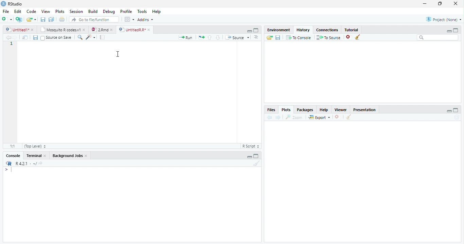  Describe the element at coordinates (109, 11) in the screenshot. I see `Debug` at that location.